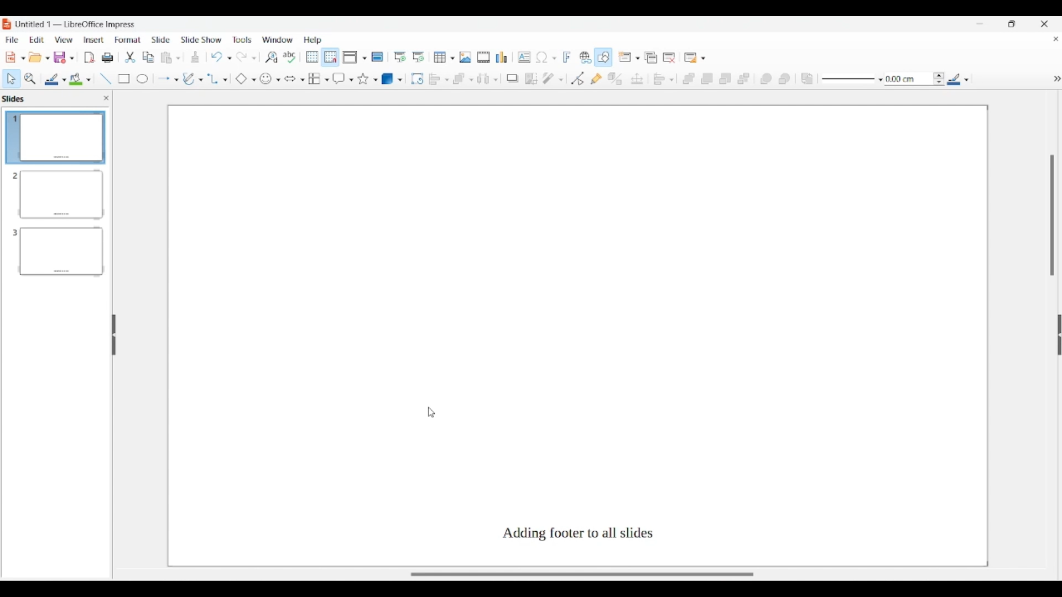 Image resolution: width=1062 pixels, height=597 pixels. Describe the element at coordinates (128, 40) in the screenshot. I see `Format menu` at that location.